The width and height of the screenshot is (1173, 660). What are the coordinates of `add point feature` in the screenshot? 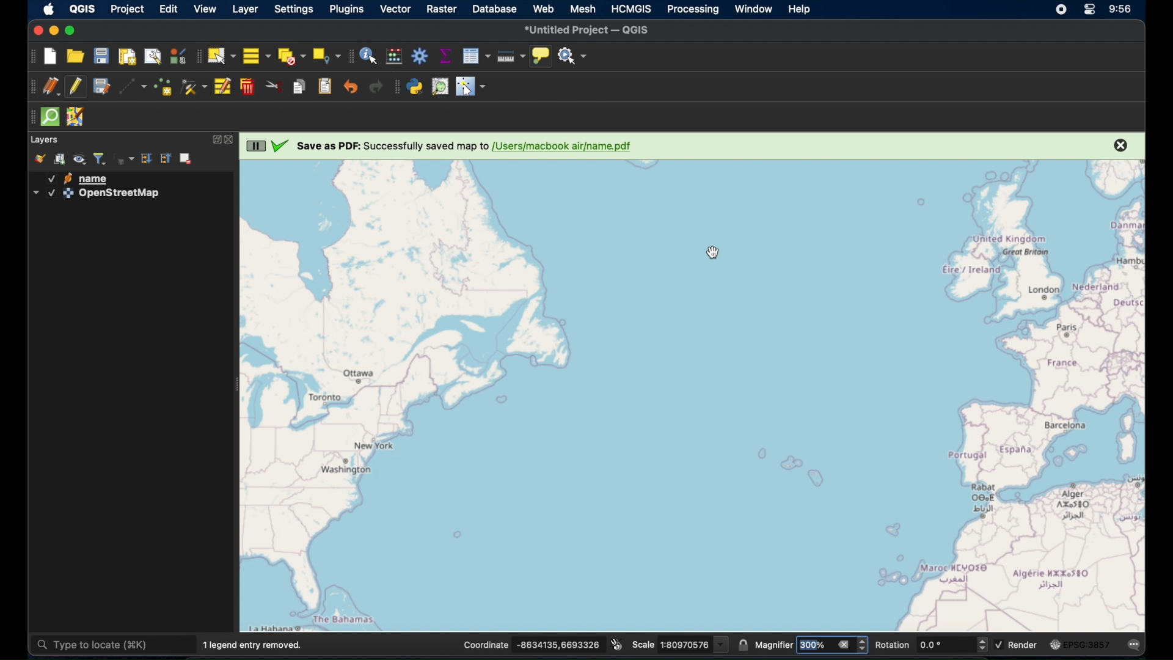 It's located at (163, 87).